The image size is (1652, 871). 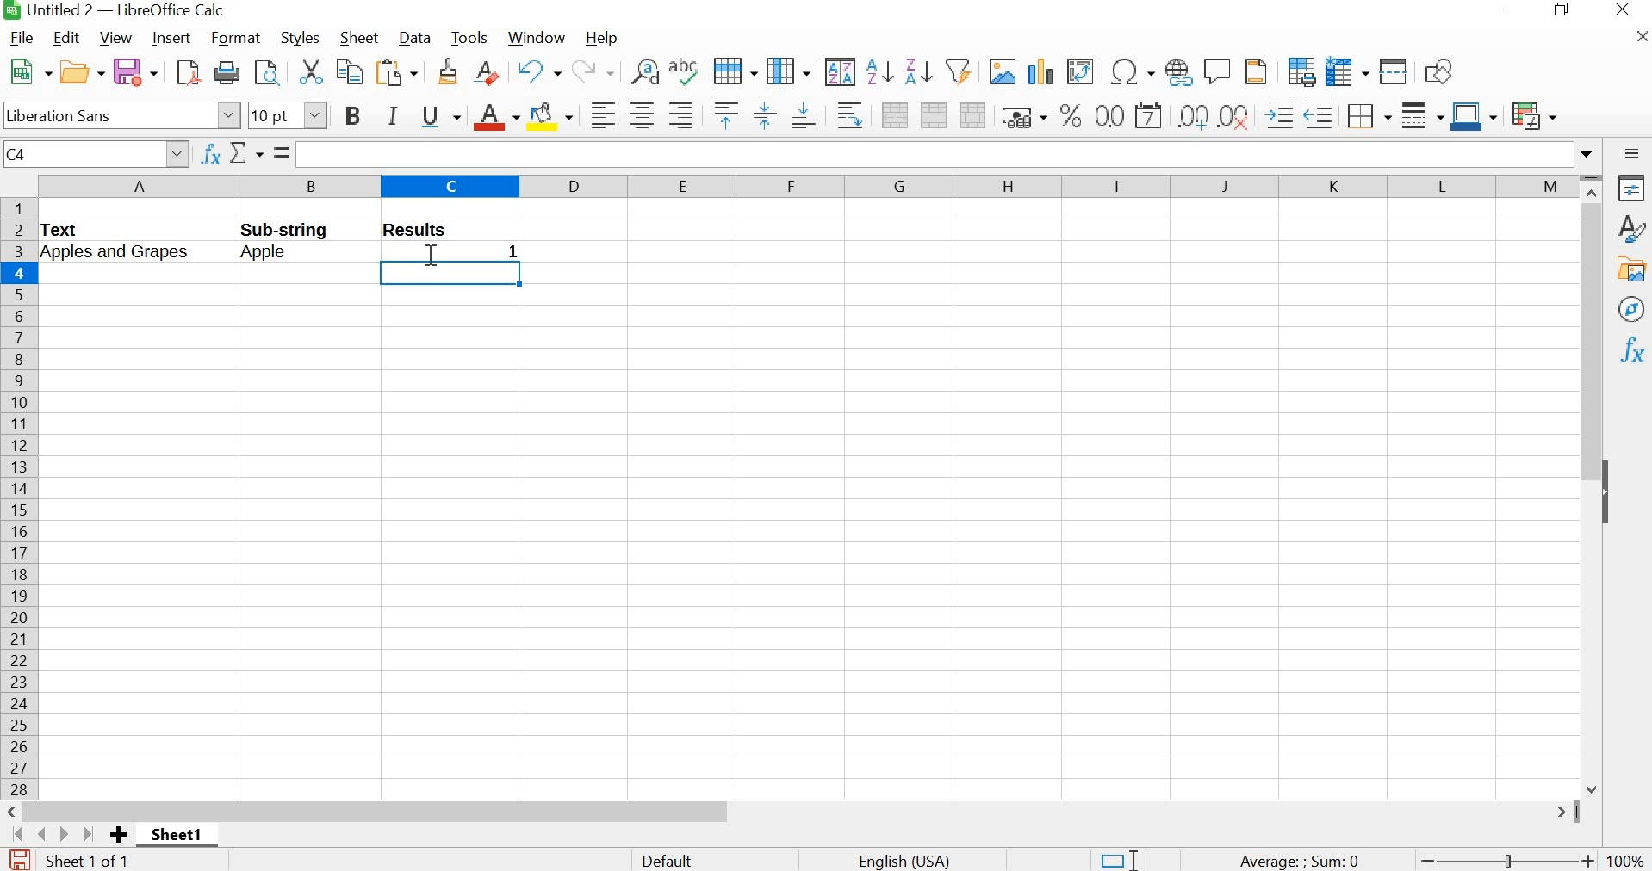 I want to click on cells, so click(x=805, y=542).